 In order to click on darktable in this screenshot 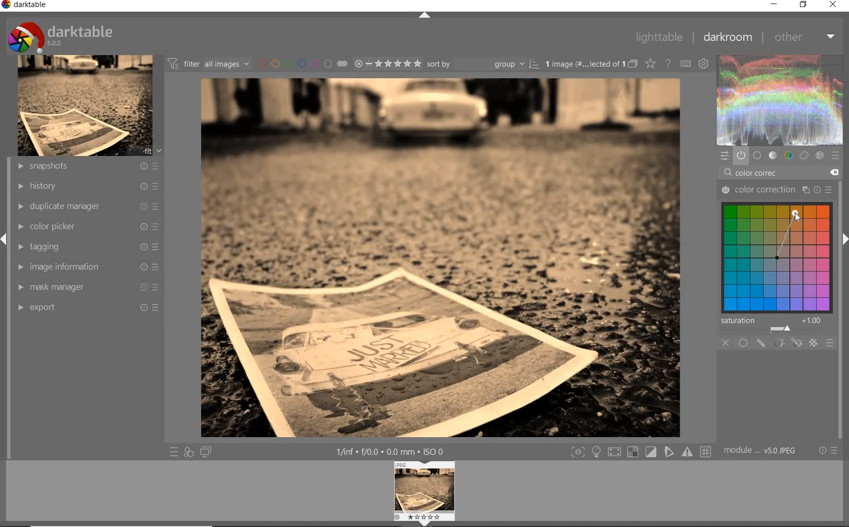, I will do `click(26, 5)`.